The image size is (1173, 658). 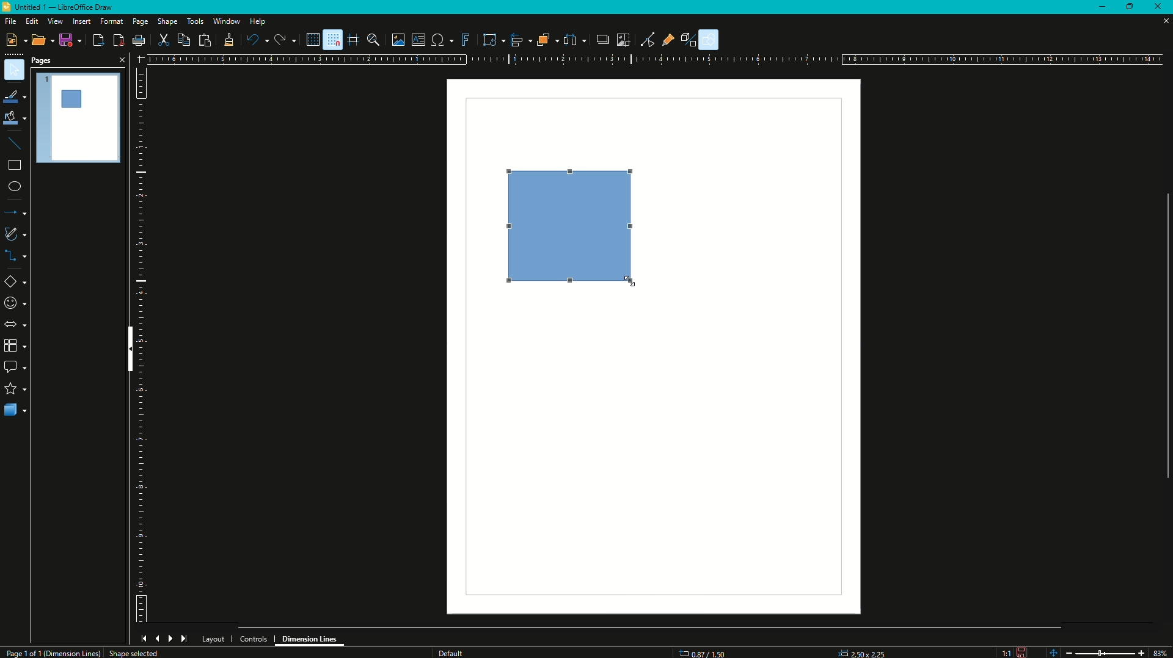 I want to click on Crop Image, so click(x=620, y=38).